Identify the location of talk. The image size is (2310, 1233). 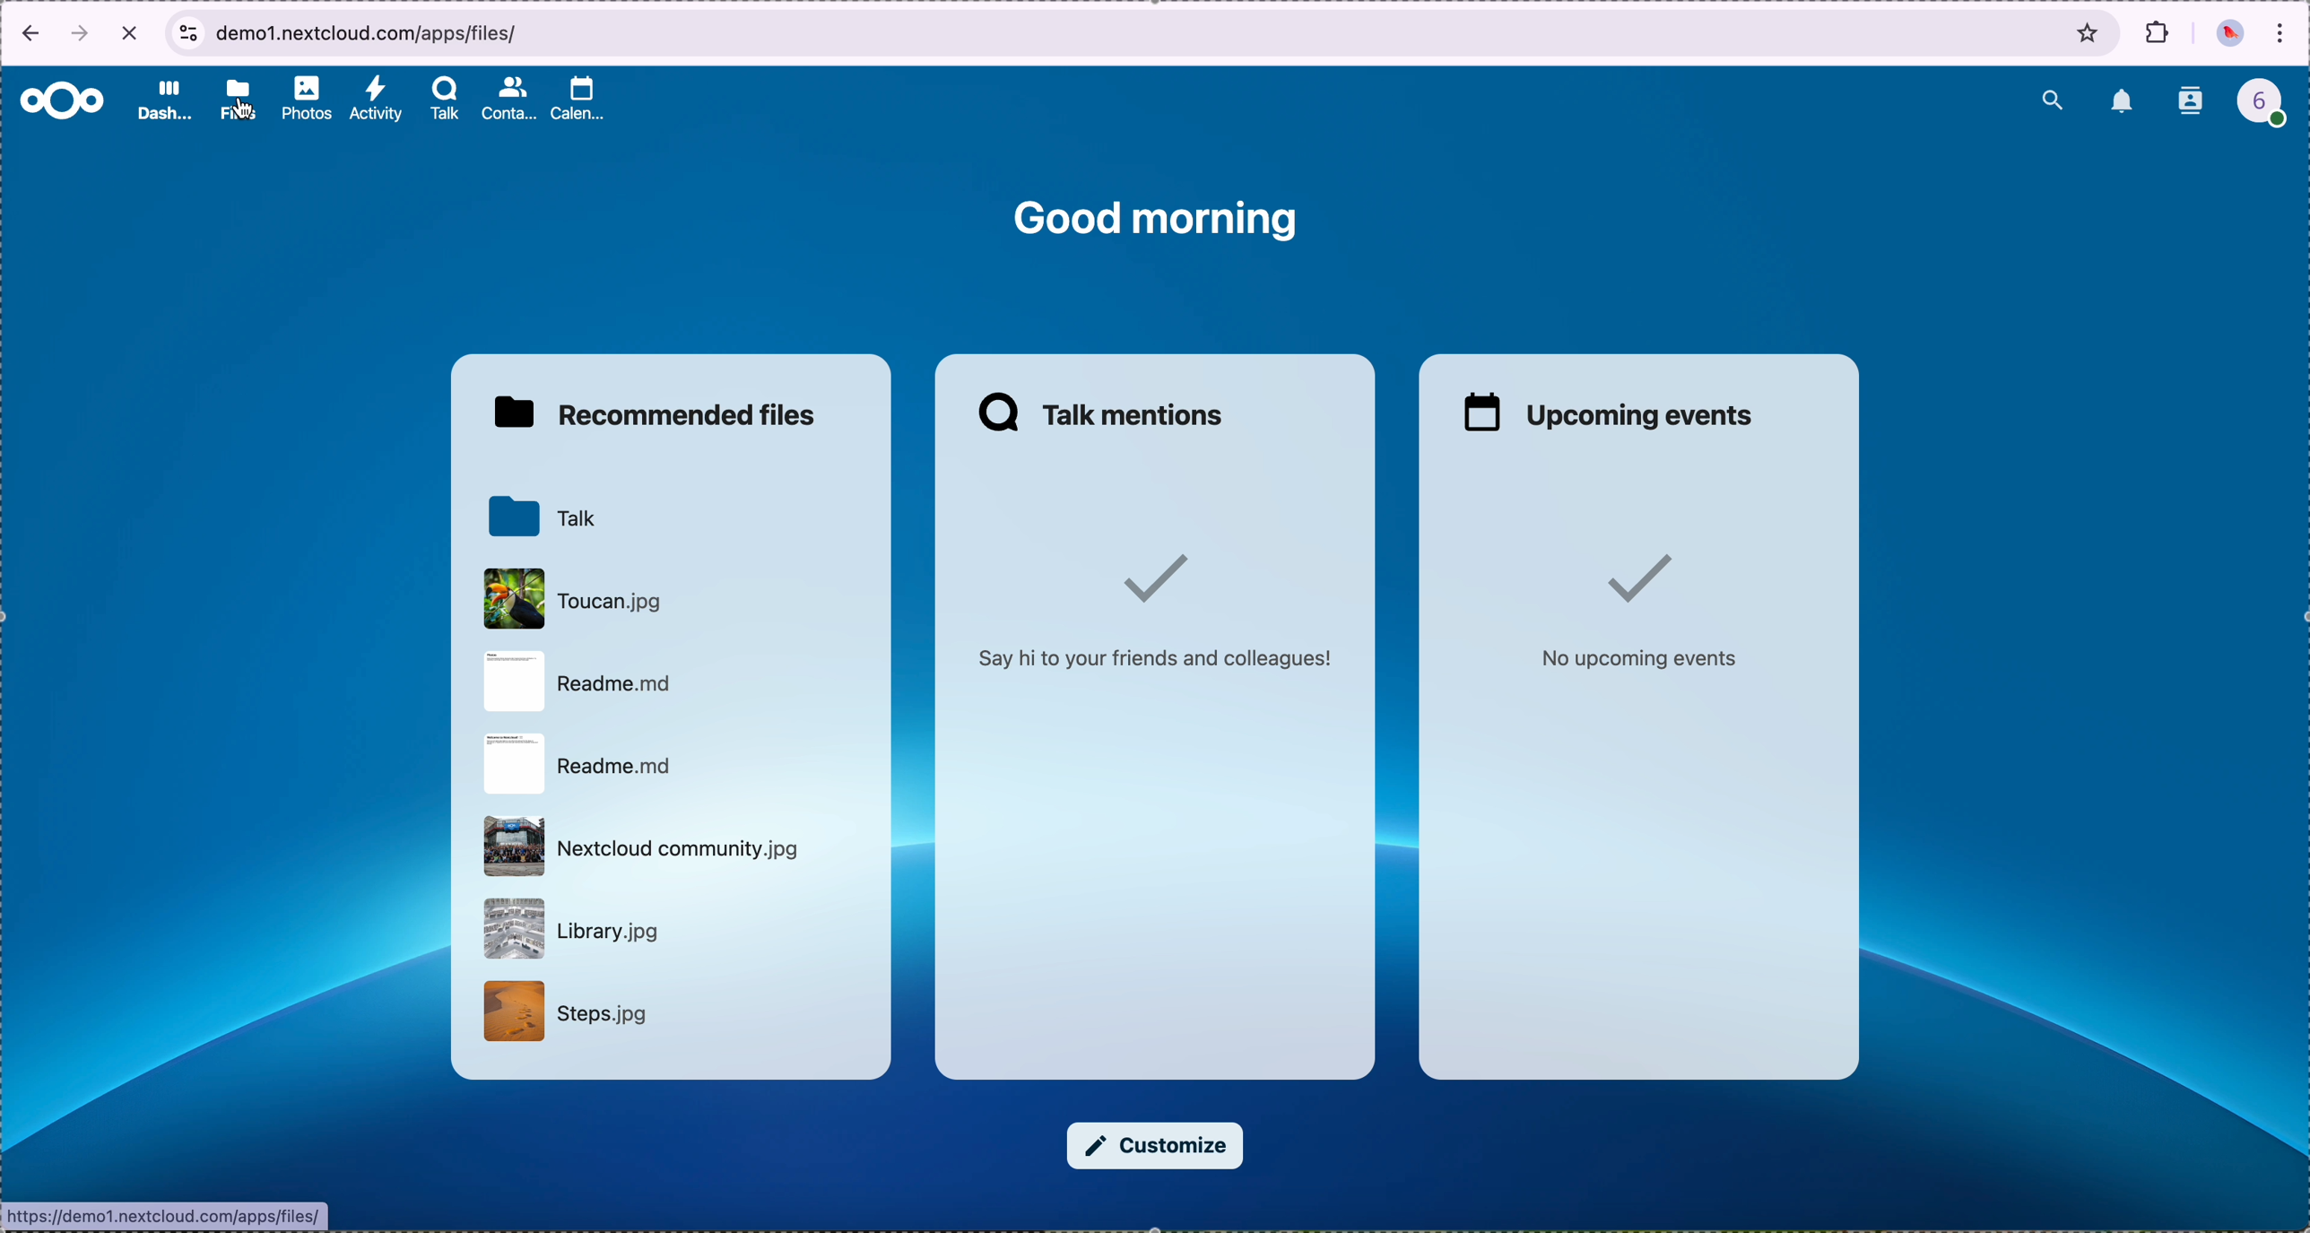
(542, 517).